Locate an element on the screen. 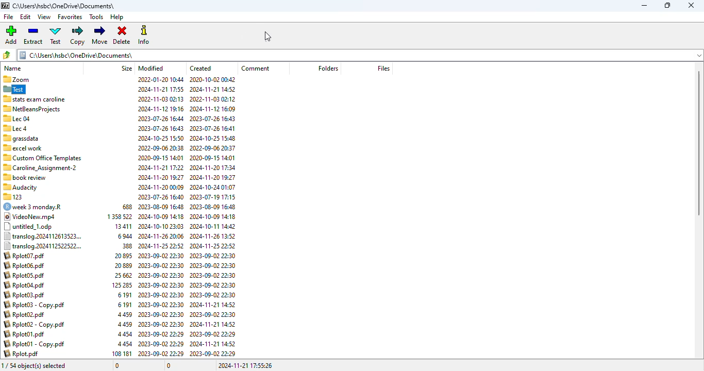 Image resolution: width=704 pixels, height=371 pixels. files is located at coordinates (383, 68).